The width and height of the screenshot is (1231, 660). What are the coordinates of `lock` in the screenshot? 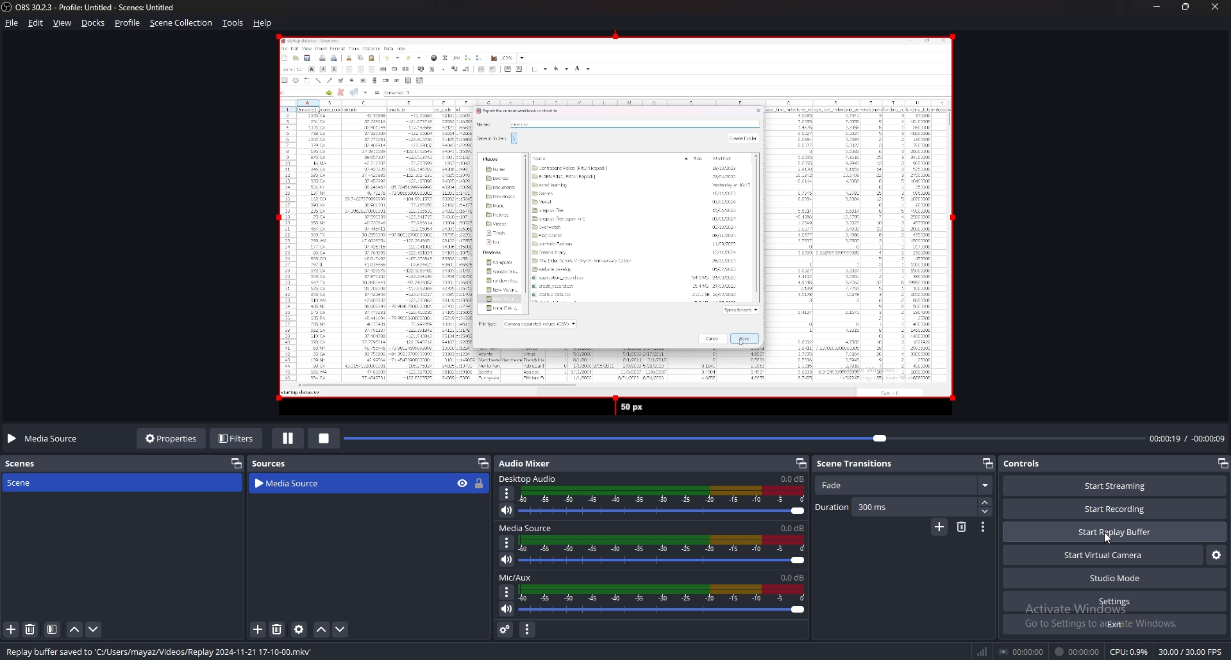 It's located at (480, 484).